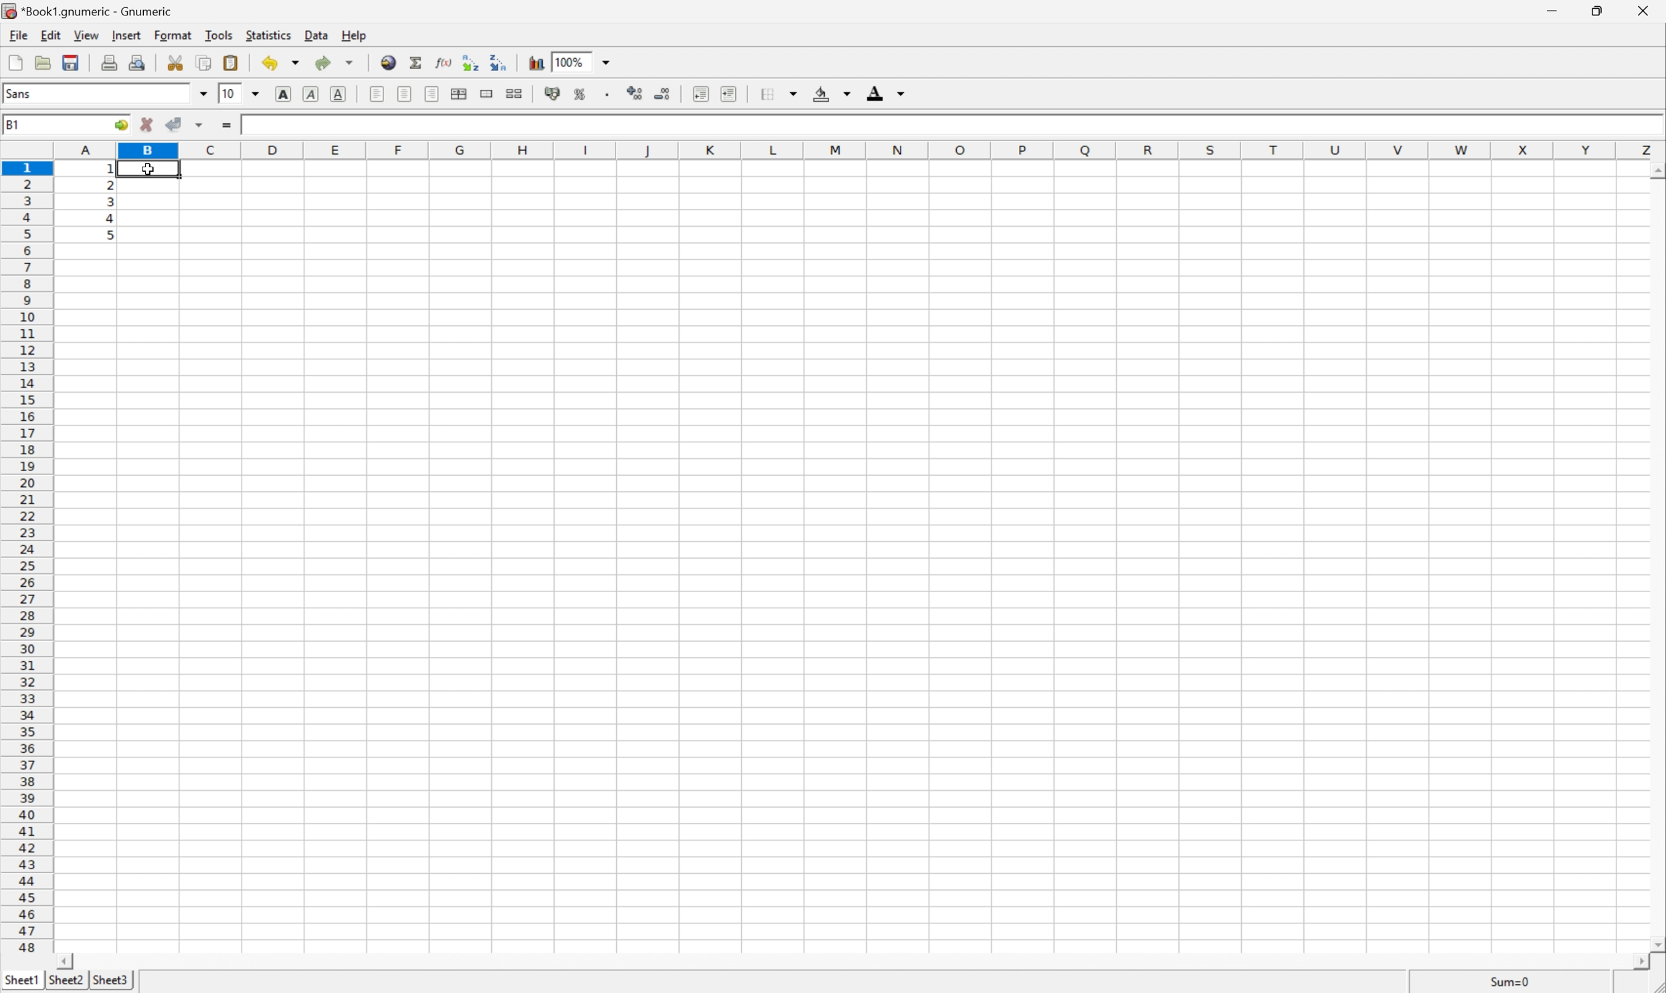 The image size is (1666, 993). I want to click on Format selection as accounting, so click(551, 93).